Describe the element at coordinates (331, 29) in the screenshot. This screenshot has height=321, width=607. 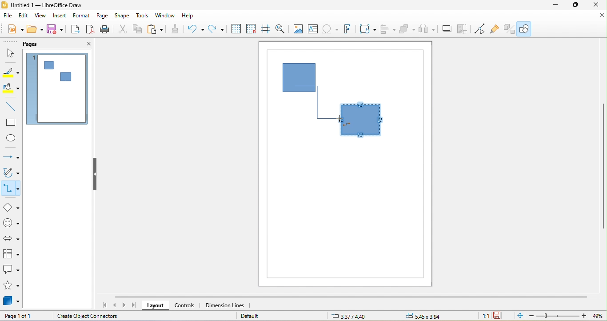
I see `special character` at that location.